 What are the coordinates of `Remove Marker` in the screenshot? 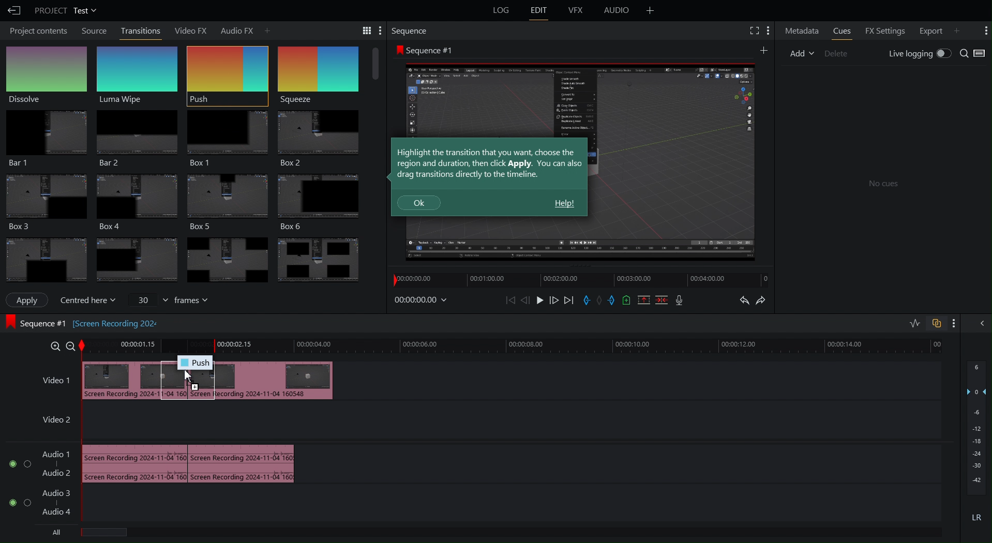 It's located at (601, 300).